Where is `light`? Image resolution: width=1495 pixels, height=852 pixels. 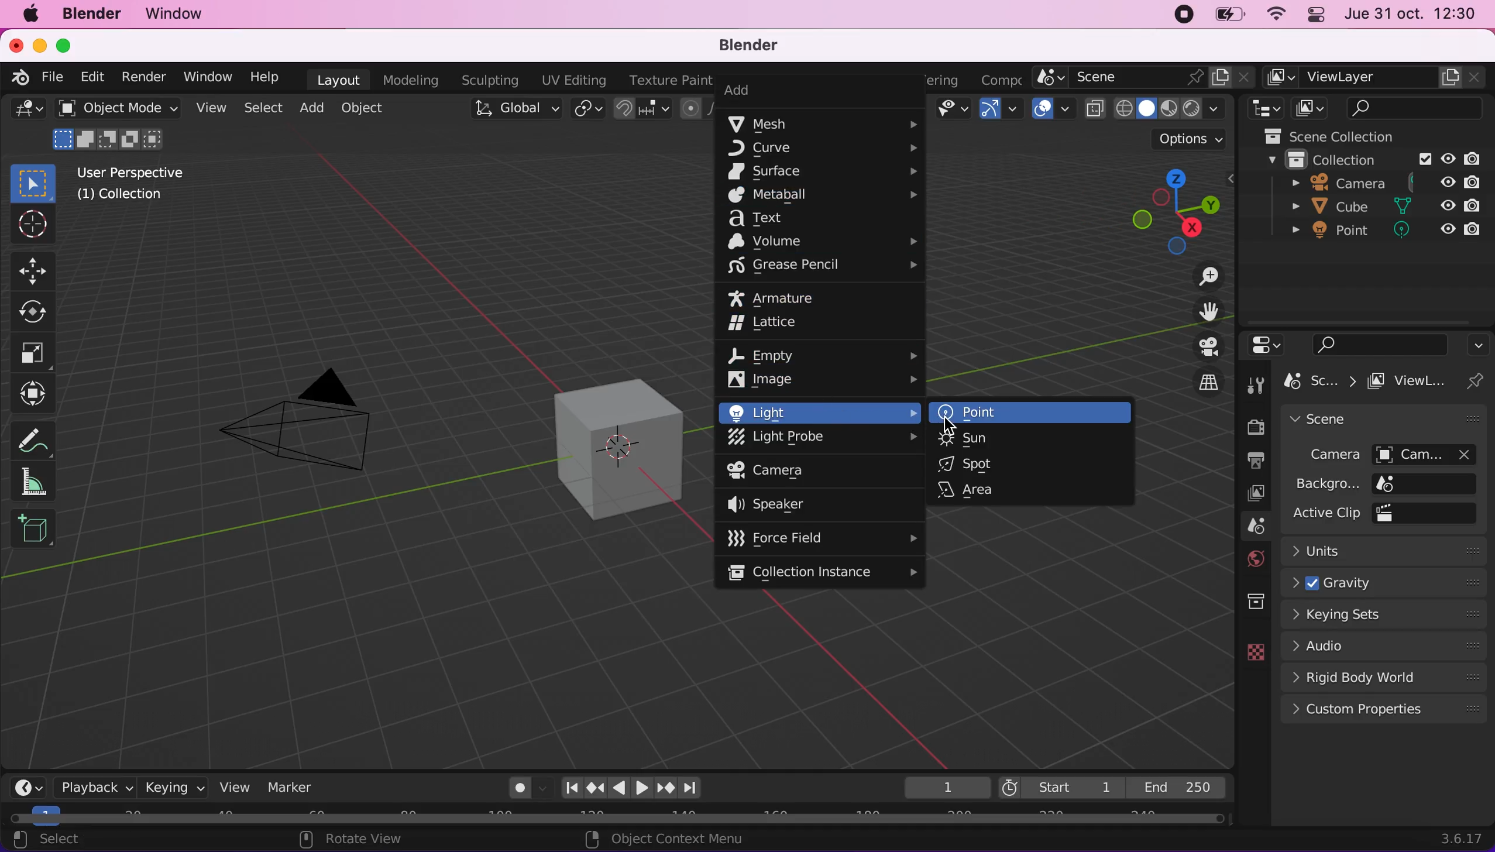
light is located at coordinates (821, 413).